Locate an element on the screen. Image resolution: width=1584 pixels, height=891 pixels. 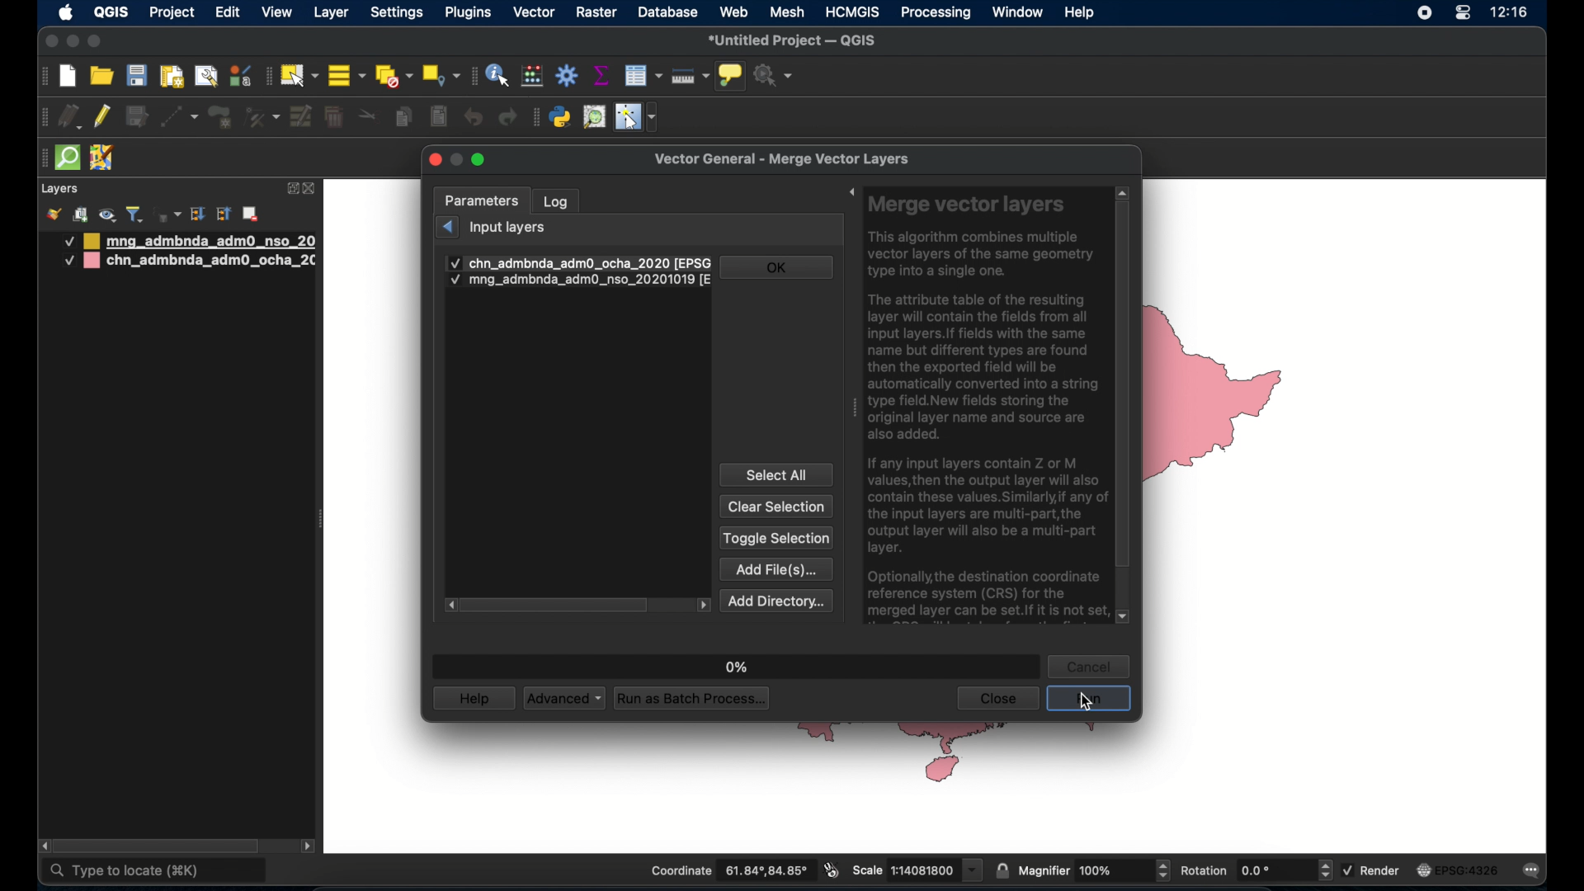
plugins is located at coordinates (471, 12).